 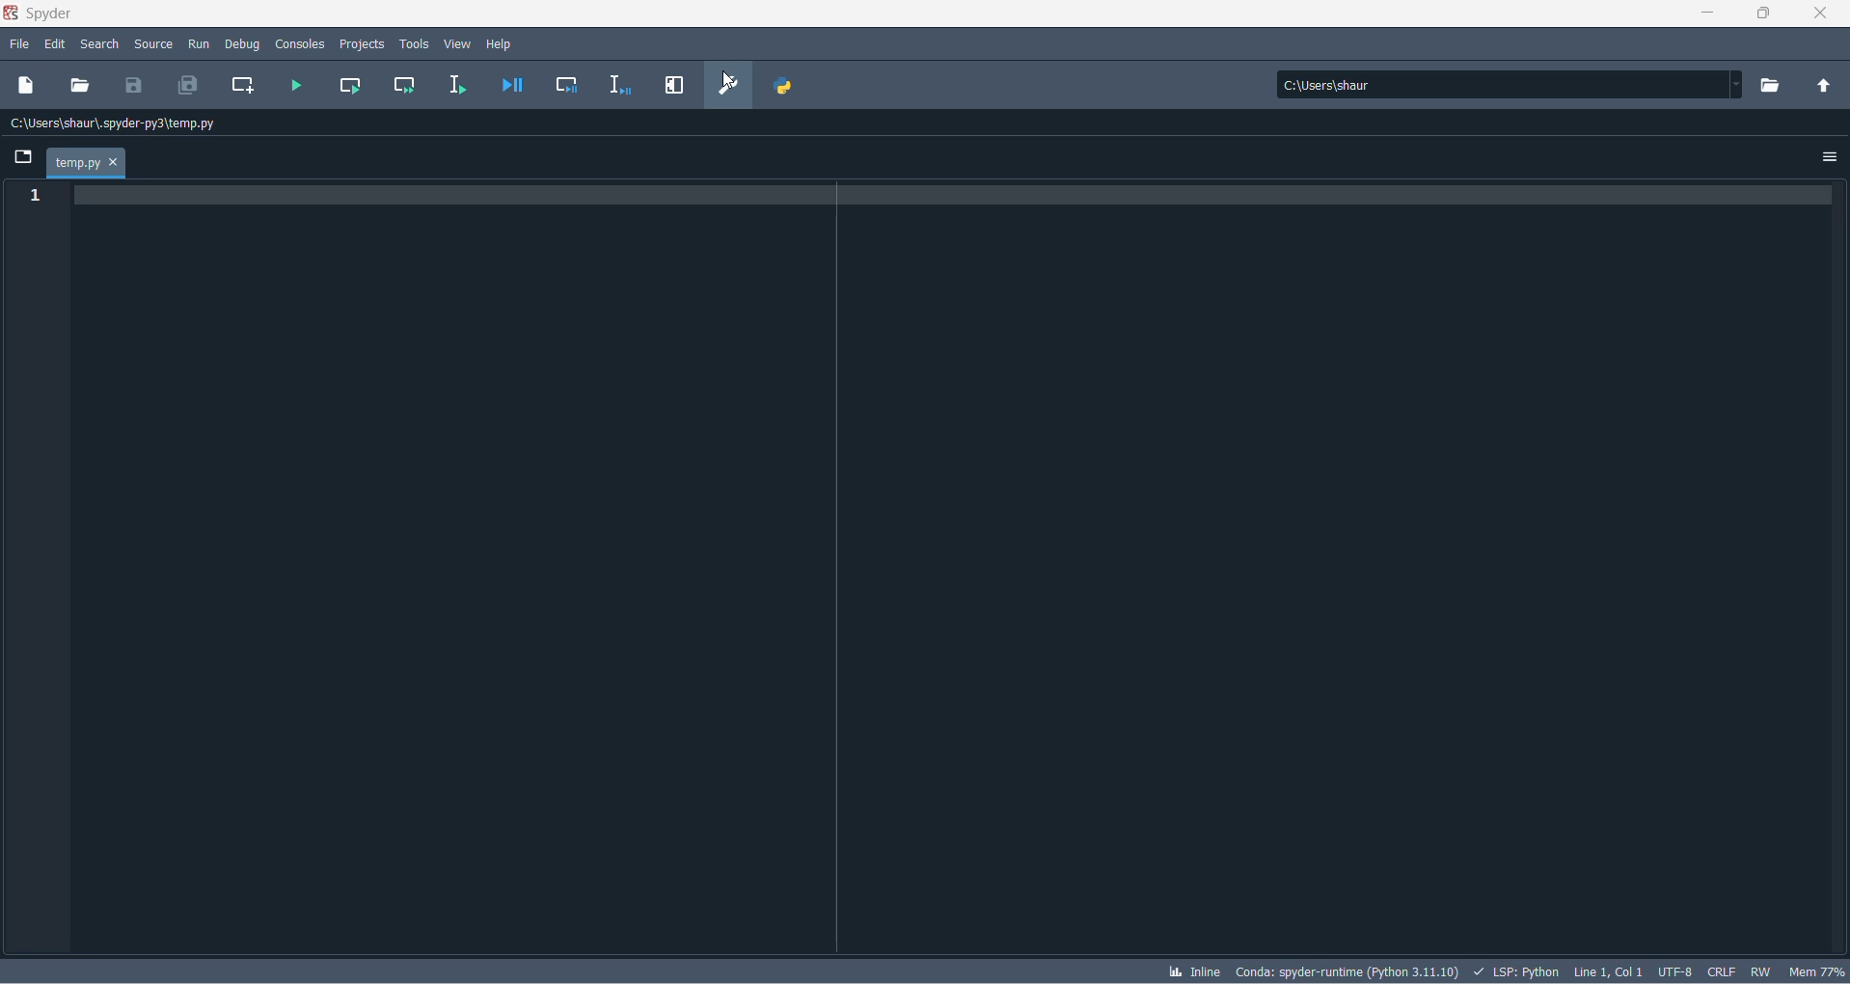 I want to click on debug, so click(x=242, y=41).